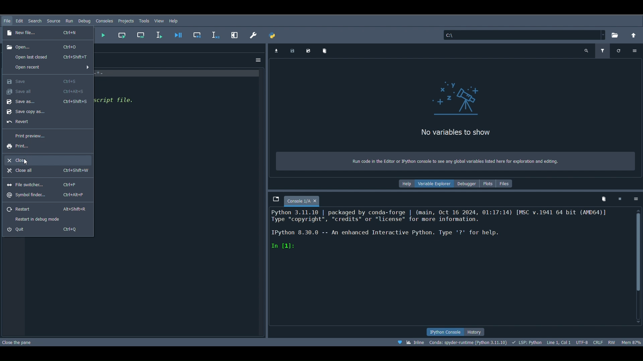 This screenshot has width=643, height=361. Describe the element at coordinates (46, 195) in the screenshot. I see `Symbol finder` at that location.